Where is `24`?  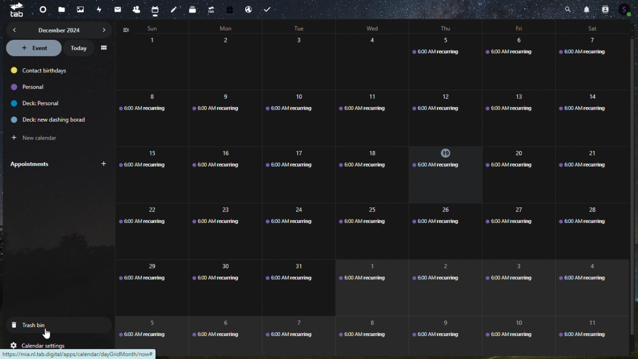
24 is located at coordinates (294, 229).